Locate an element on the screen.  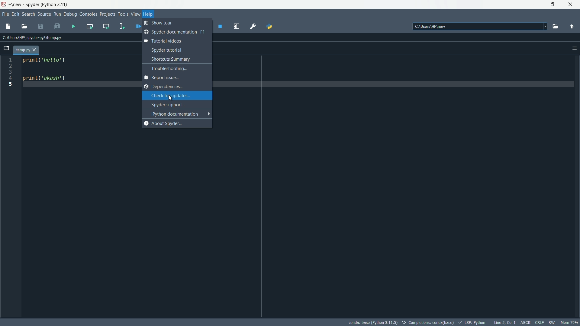
run menu is located at coordinates (57, 14).